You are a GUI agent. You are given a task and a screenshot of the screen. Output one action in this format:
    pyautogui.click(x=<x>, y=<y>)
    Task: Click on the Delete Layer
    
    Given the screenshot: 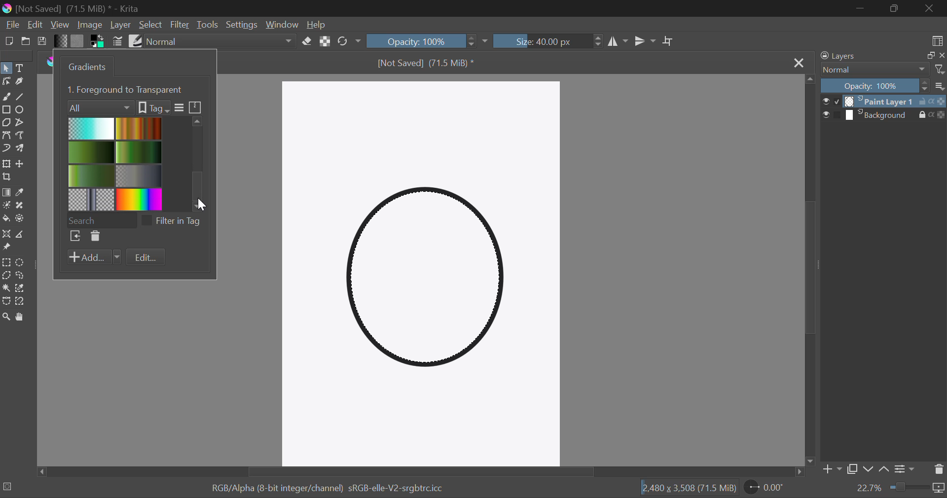 What is the action you would take?
    pyautogui.click(x=939, y=471)
    